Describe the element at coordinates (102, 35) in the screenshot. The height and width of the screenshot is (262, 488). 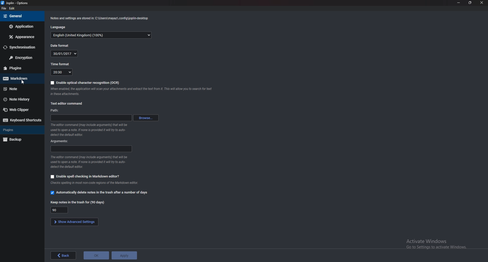
I see `info` at that location.